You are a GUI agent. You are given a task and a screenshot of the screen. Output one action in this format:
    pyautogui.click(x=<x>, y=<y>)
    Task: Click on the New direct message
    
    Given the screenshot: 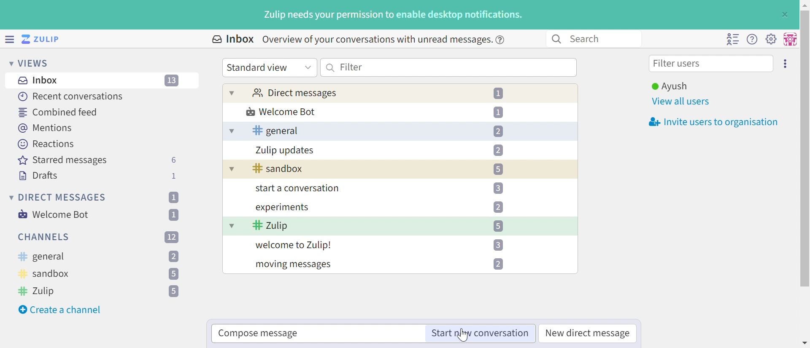 What is the action you would take?
    pyautogui.click(x=588, y=334)
    